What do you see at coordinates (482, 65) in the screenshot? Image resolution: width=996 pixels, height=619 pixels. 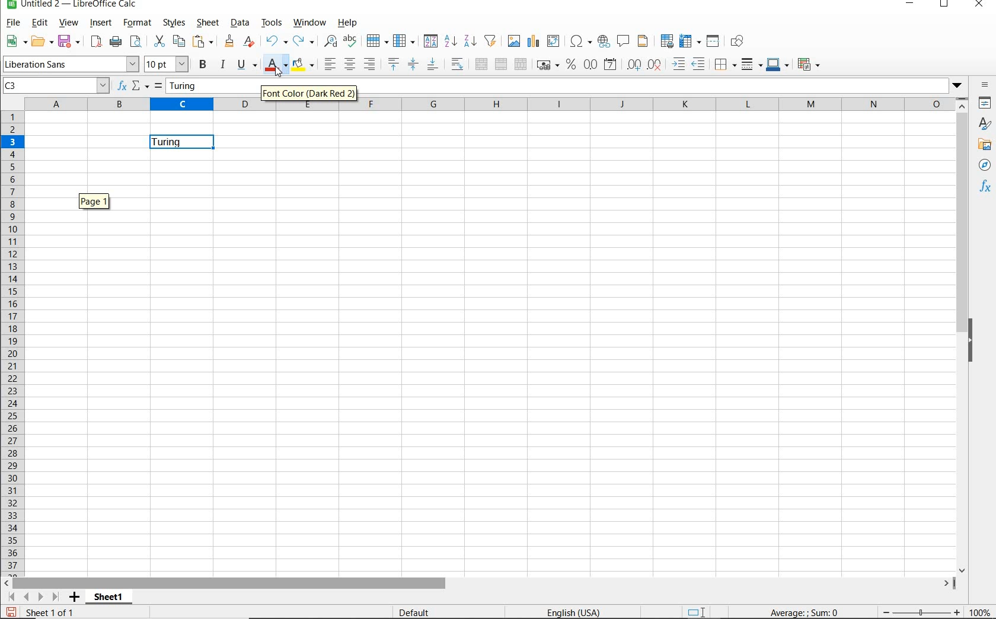 I see `MERGE AND CENTER OR UNMERGE CELLS` at bounding box center [482, 65].